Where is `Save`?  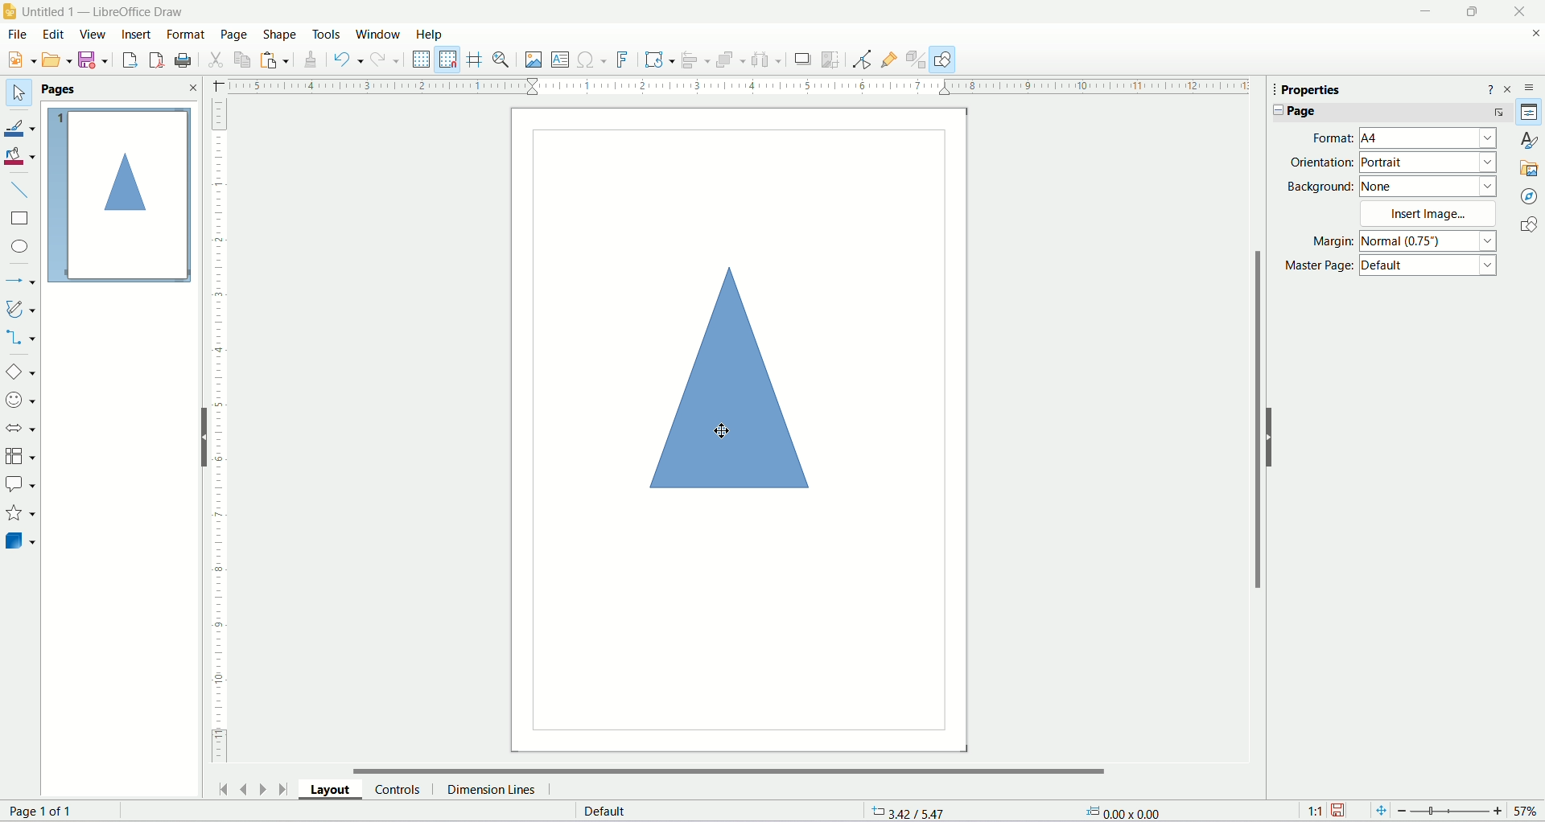
Save is located at coordinates (92, 59).